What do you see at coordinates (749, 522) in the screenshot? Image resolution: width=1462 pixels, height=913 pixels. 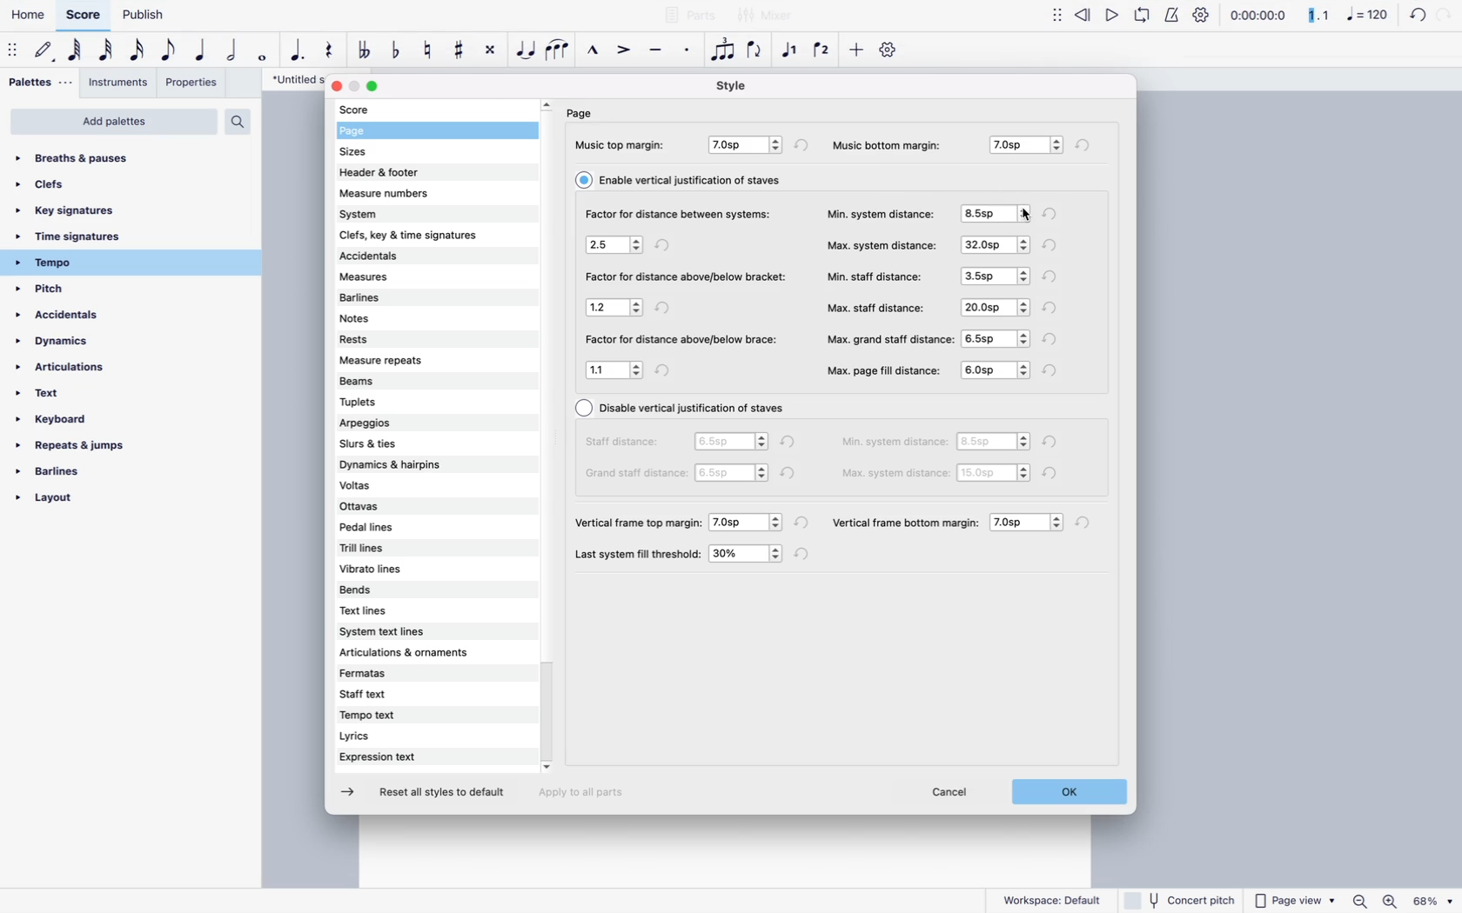 I see `options` at bounding box center [749, 522].